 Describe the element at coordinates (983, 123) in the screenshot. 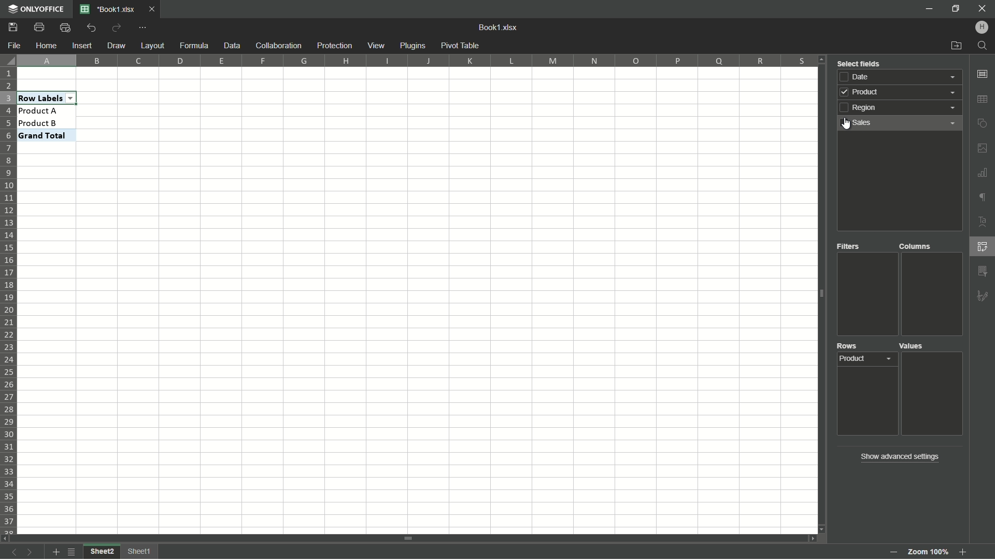

I see `insert shape` at that location.